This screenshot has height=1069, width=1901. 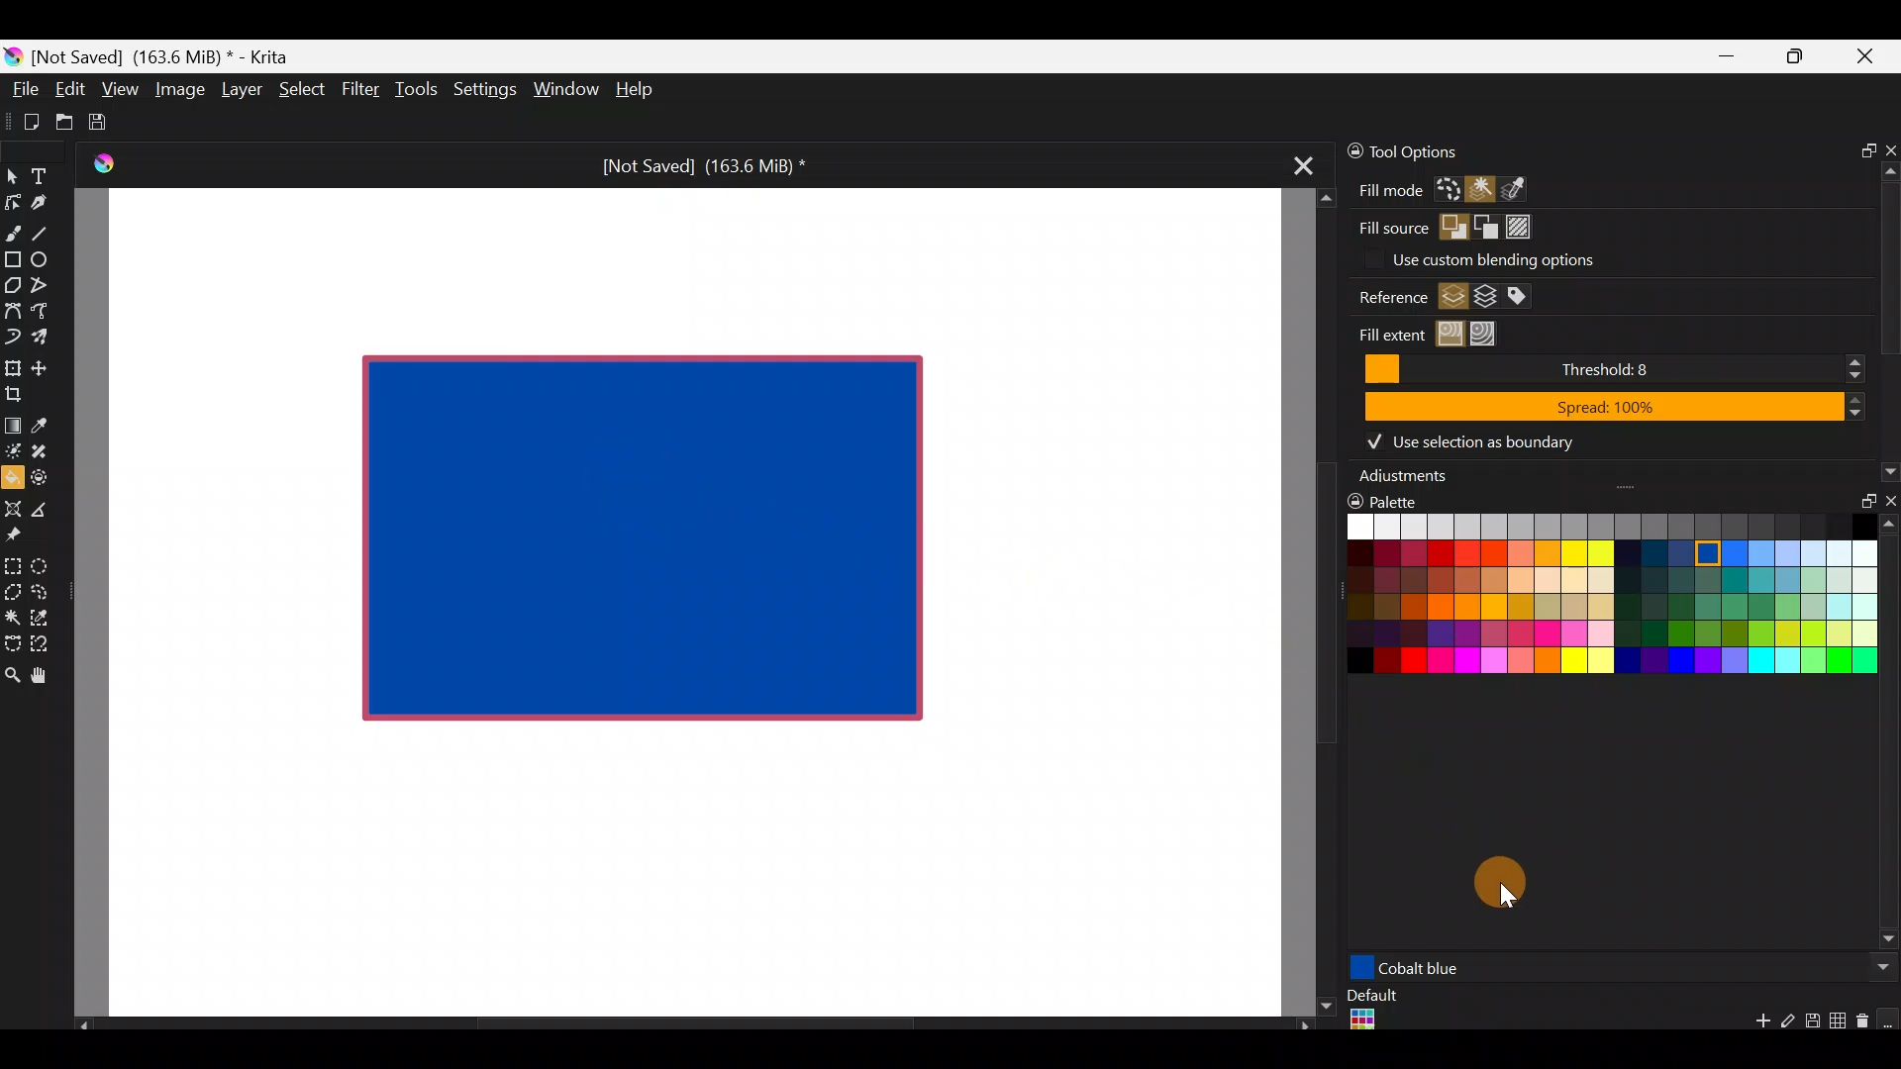 What do you see at coordinates (13, 285) in the screenshot?
I see `Polygon tool` at bounding box center [13, 285].